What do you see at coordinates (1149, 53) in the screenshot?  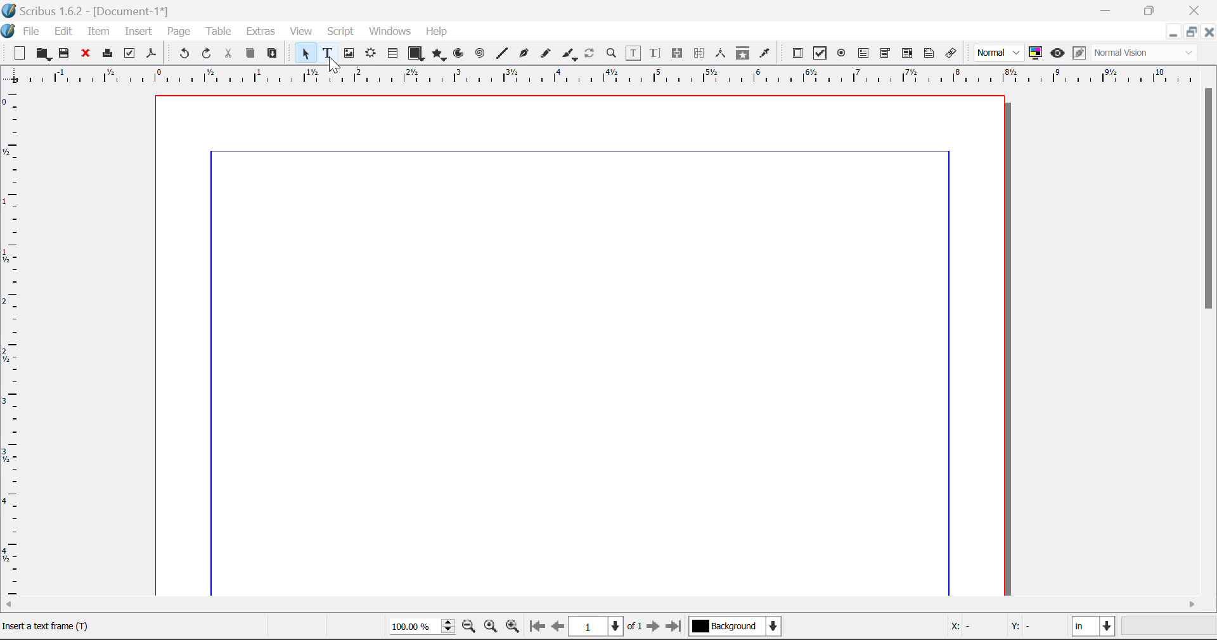 I see `Display Visual Appearance` at bounding box center [1149, 53].